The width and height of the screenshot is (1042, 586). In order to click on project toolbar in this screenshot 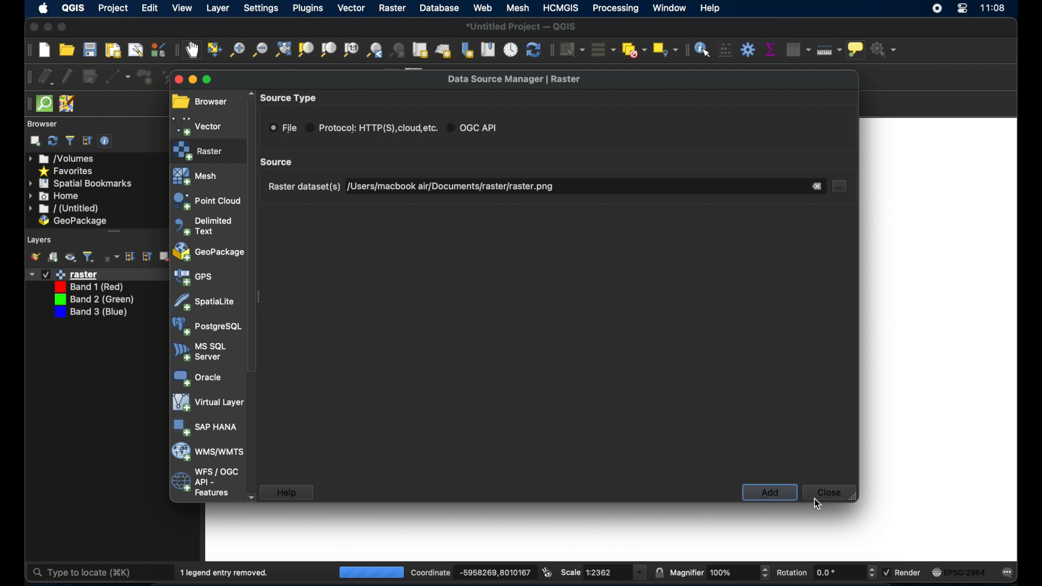, I will do `click(27, 50)`.